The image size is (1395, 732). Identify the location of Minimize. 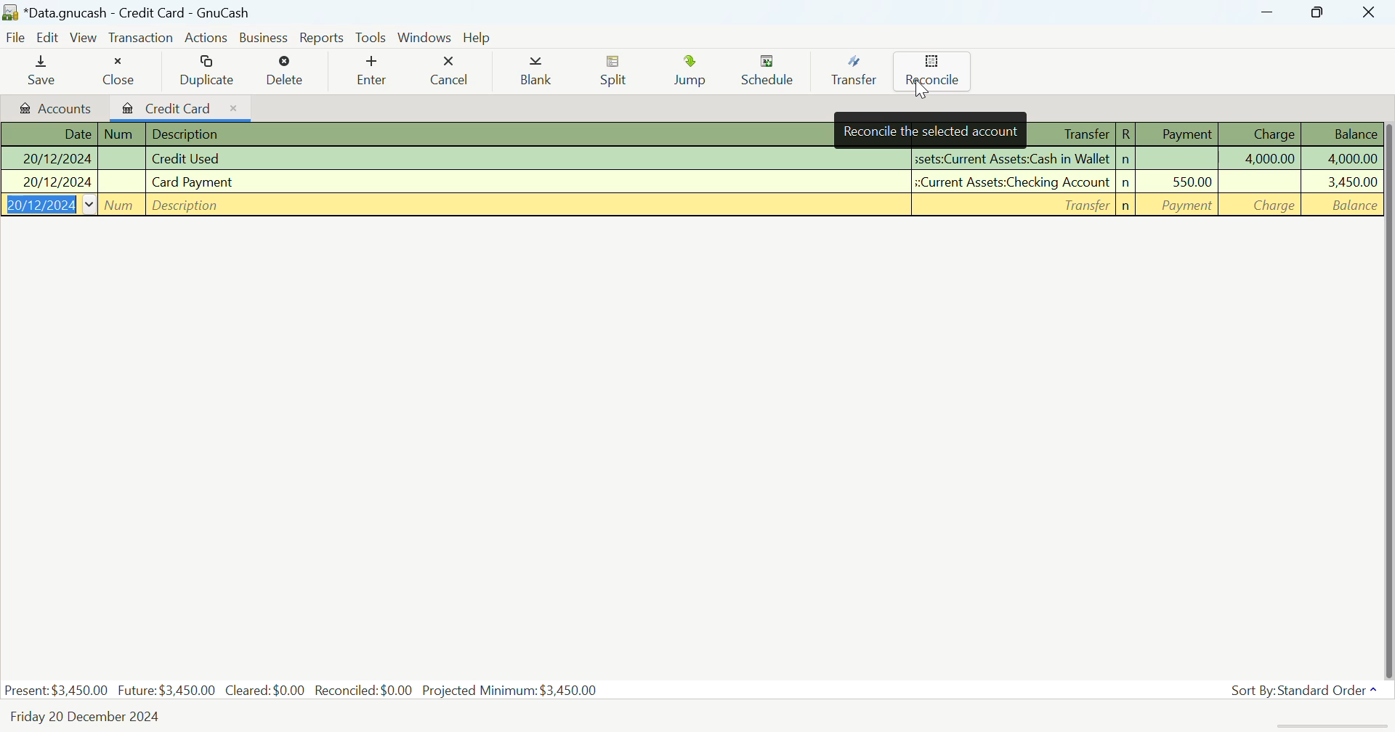
(1317, 13).